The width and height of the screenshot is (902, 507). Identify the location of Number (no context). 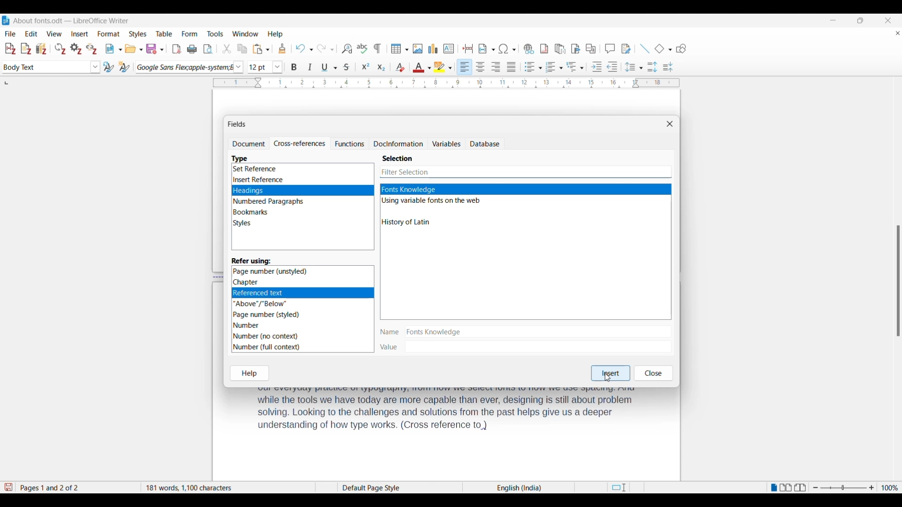
(266, 336).